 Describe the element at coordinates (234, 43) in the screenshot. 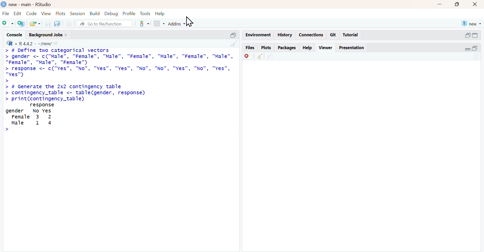

I see `clean` at that location.